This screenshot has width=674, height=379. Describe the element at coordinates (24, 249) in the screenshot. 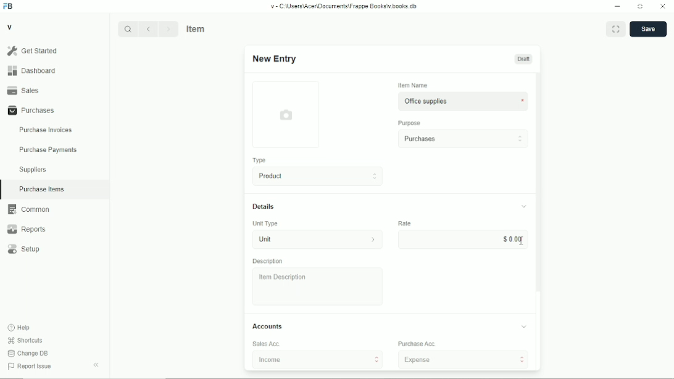

I see `setup` at that location.